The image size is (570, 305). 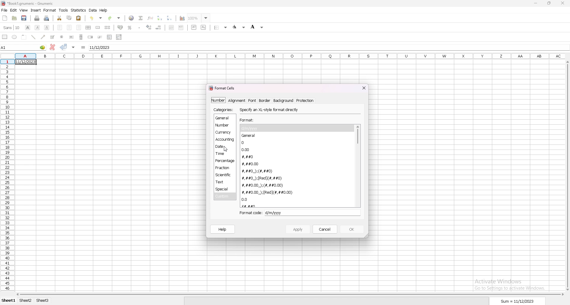 What do you see at coordinates (37, 18) in the screenshot?
I see `print` at bounding box center [37, 18].